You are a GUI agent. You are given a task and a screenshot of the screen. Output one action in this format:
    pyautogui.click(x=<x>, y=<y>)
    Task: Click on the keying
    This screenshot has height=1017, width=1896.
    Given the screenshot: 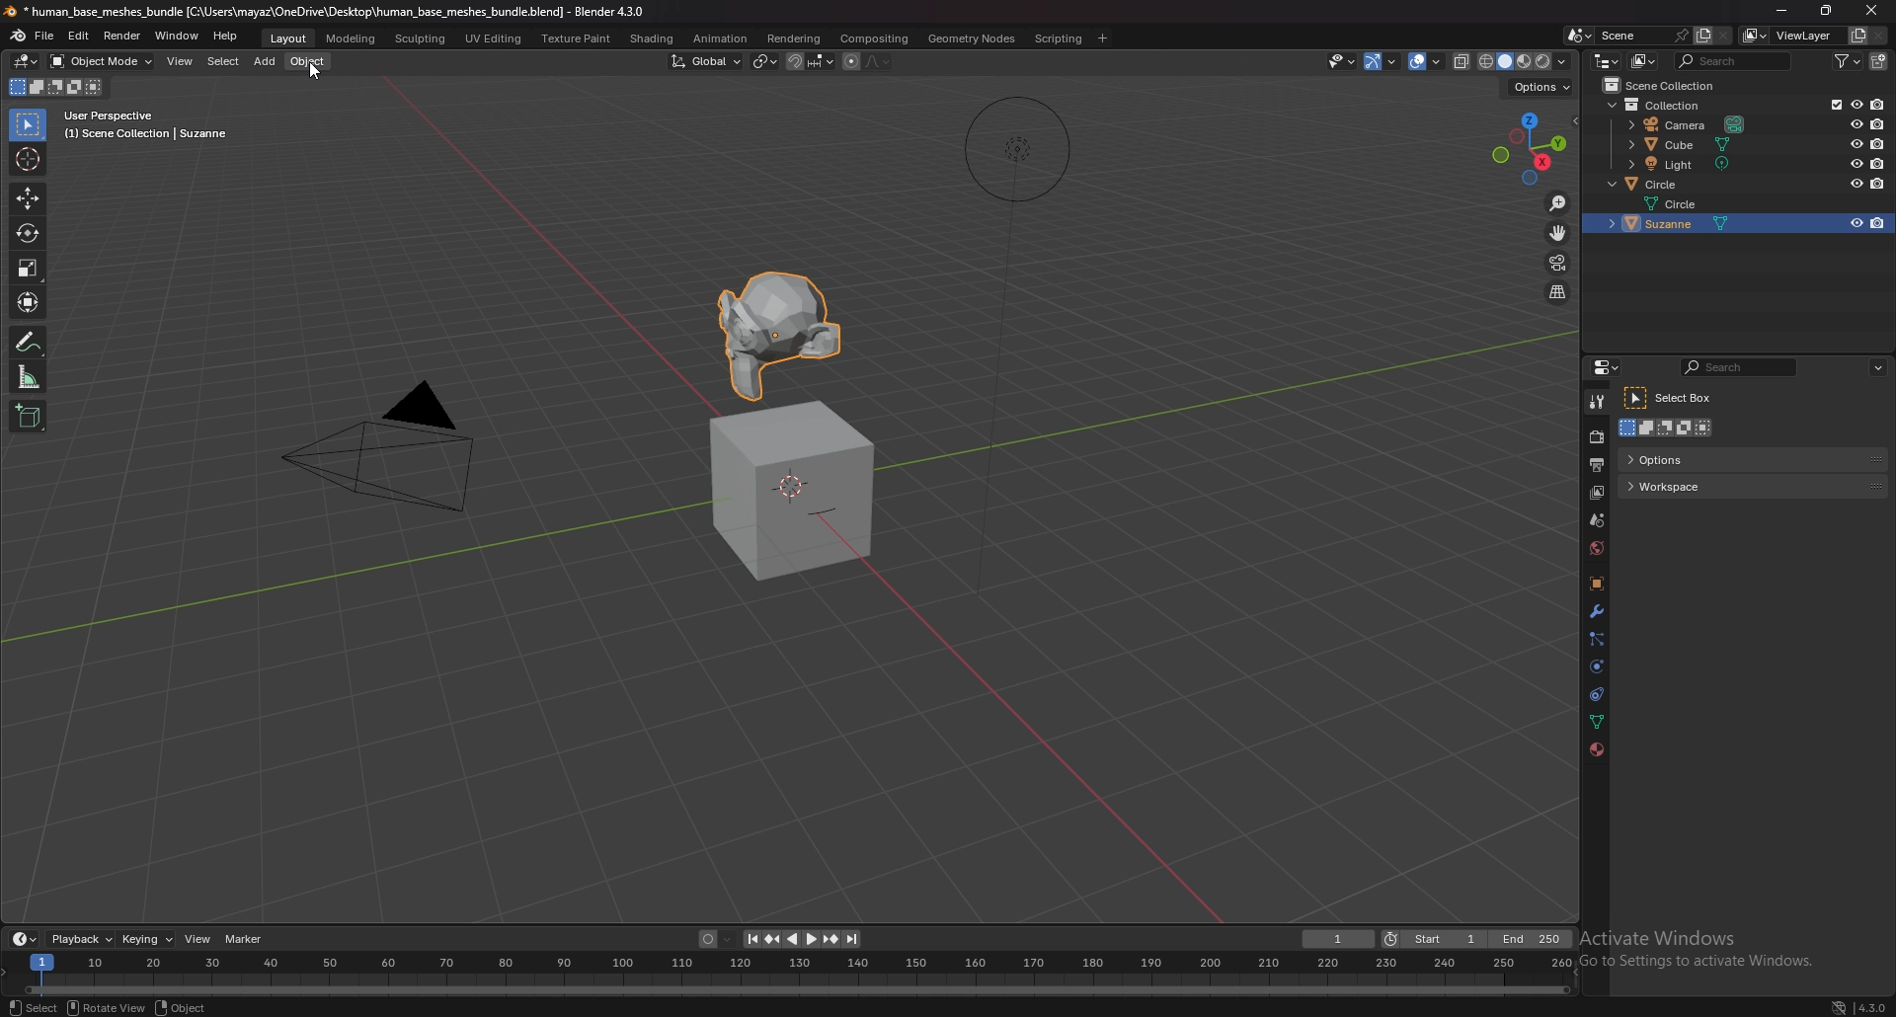 What is the action you would take?
    pyautogui.click(x=146, y=938)
    